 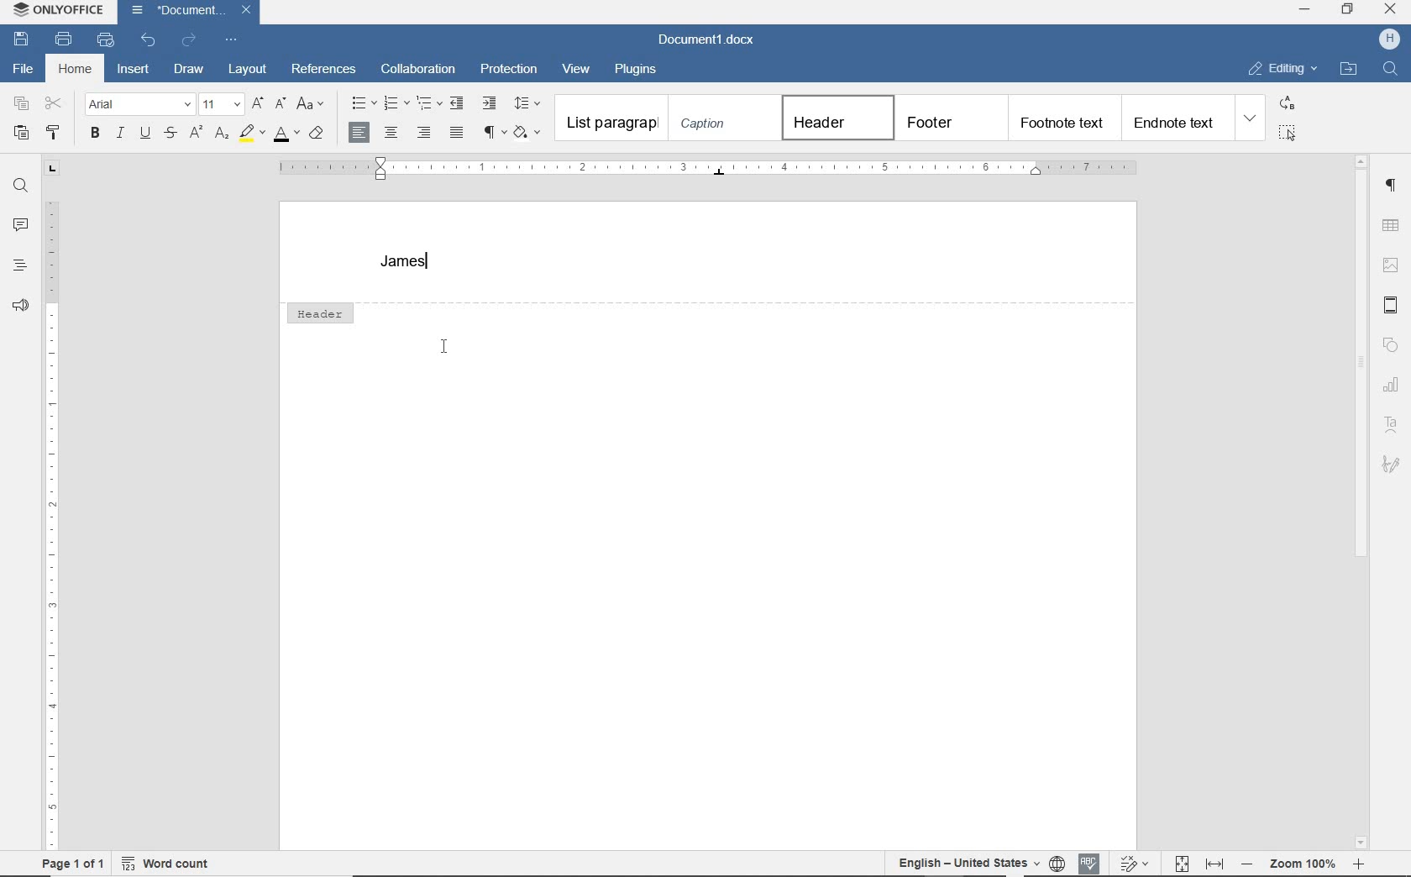 I want to click on EXPAND, so click(x=1251, y=119).